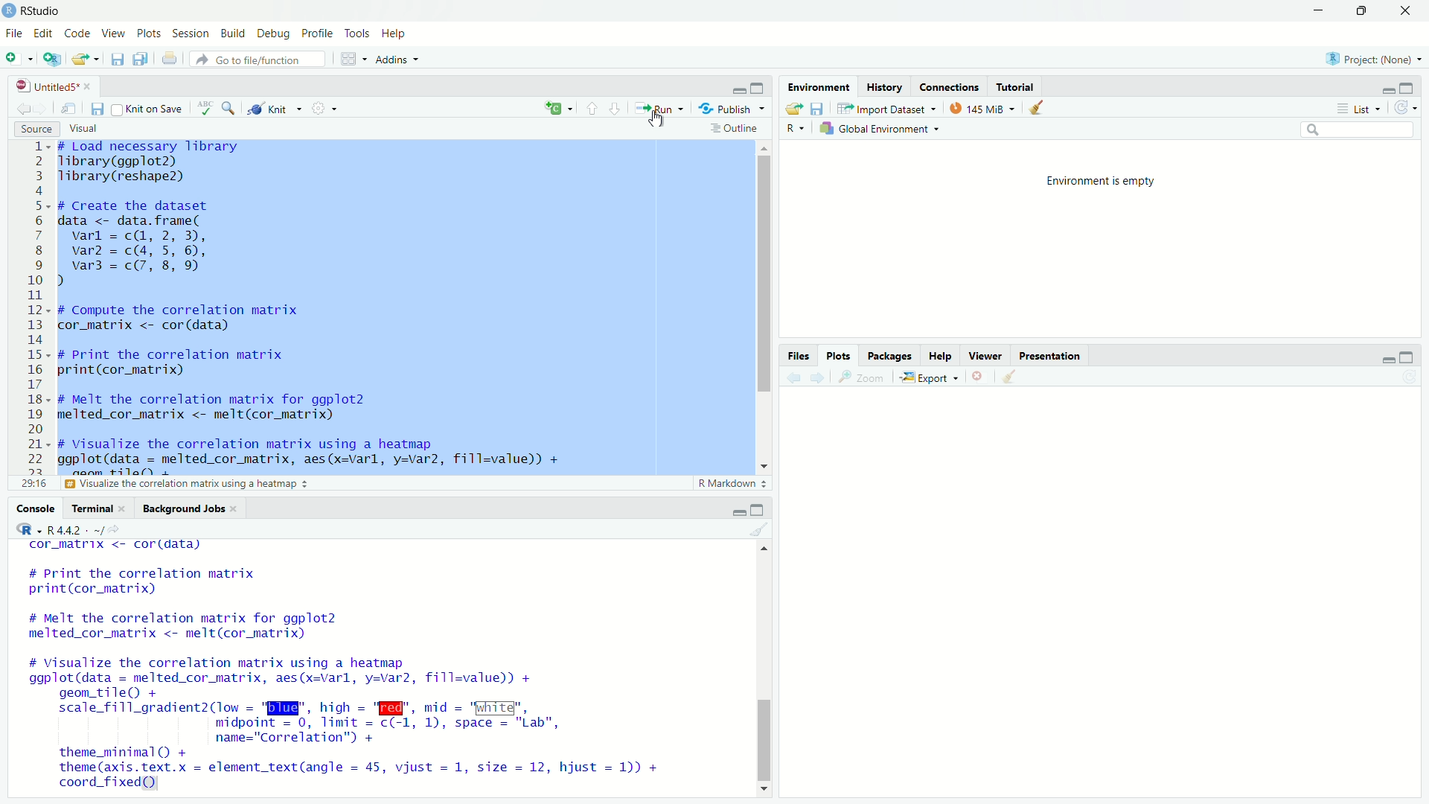  Describe the element at coordinates (85, 129) in the screenshot. I see `visual` at that location.